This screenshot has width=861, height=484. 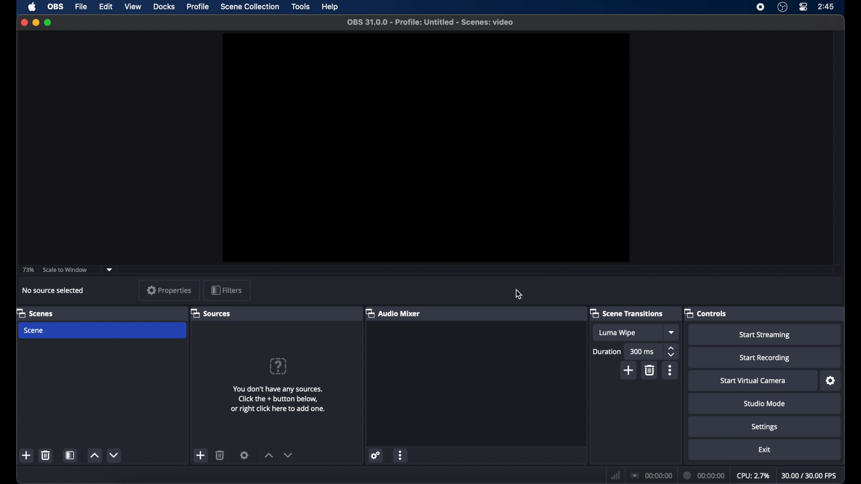 What do you see at coordinates (826, 6) in the screenshot?
I see `time` at bounding box center [826, 6].